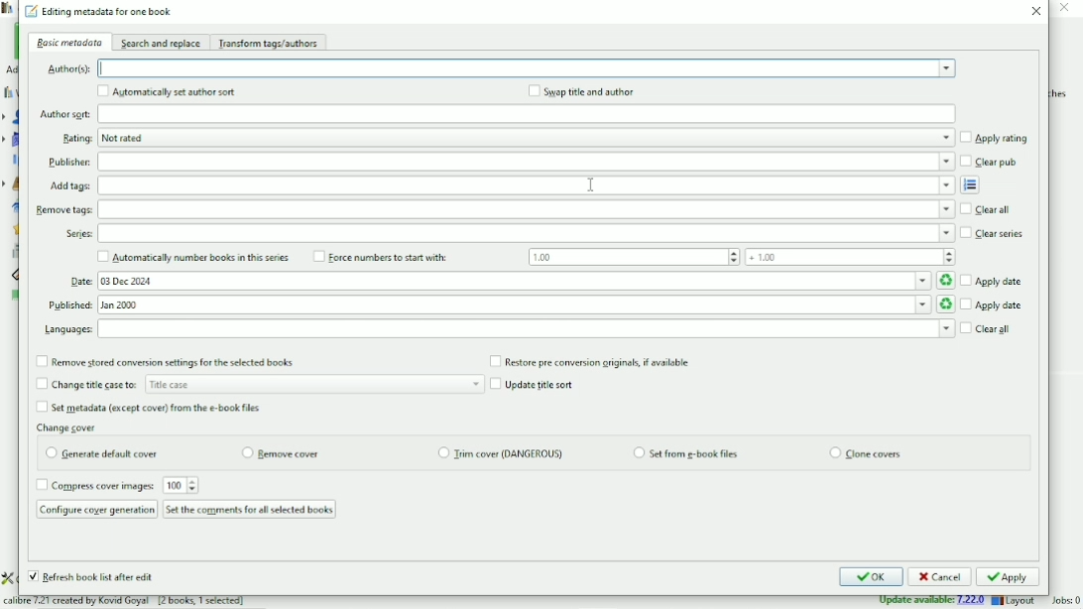 This screenshot has width=1083, height=609. What do you see at coordinates (282, 455) in the screenshot?
I see `remove cover radio button` at bounding box center [282, 455].